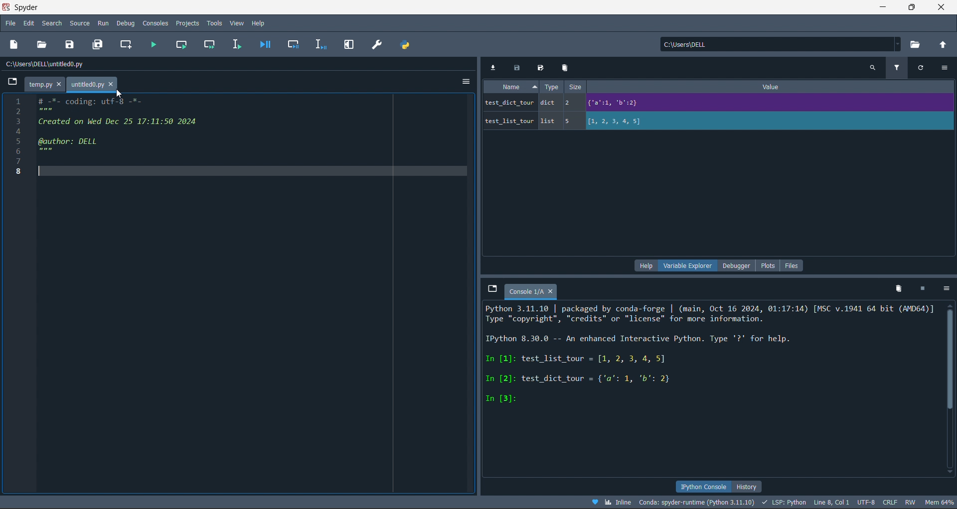 Image resolution: width=957 pixels, height=509 pixels. I want to click on C:\Users\DELL\untitled0.py, so click(53, 66).